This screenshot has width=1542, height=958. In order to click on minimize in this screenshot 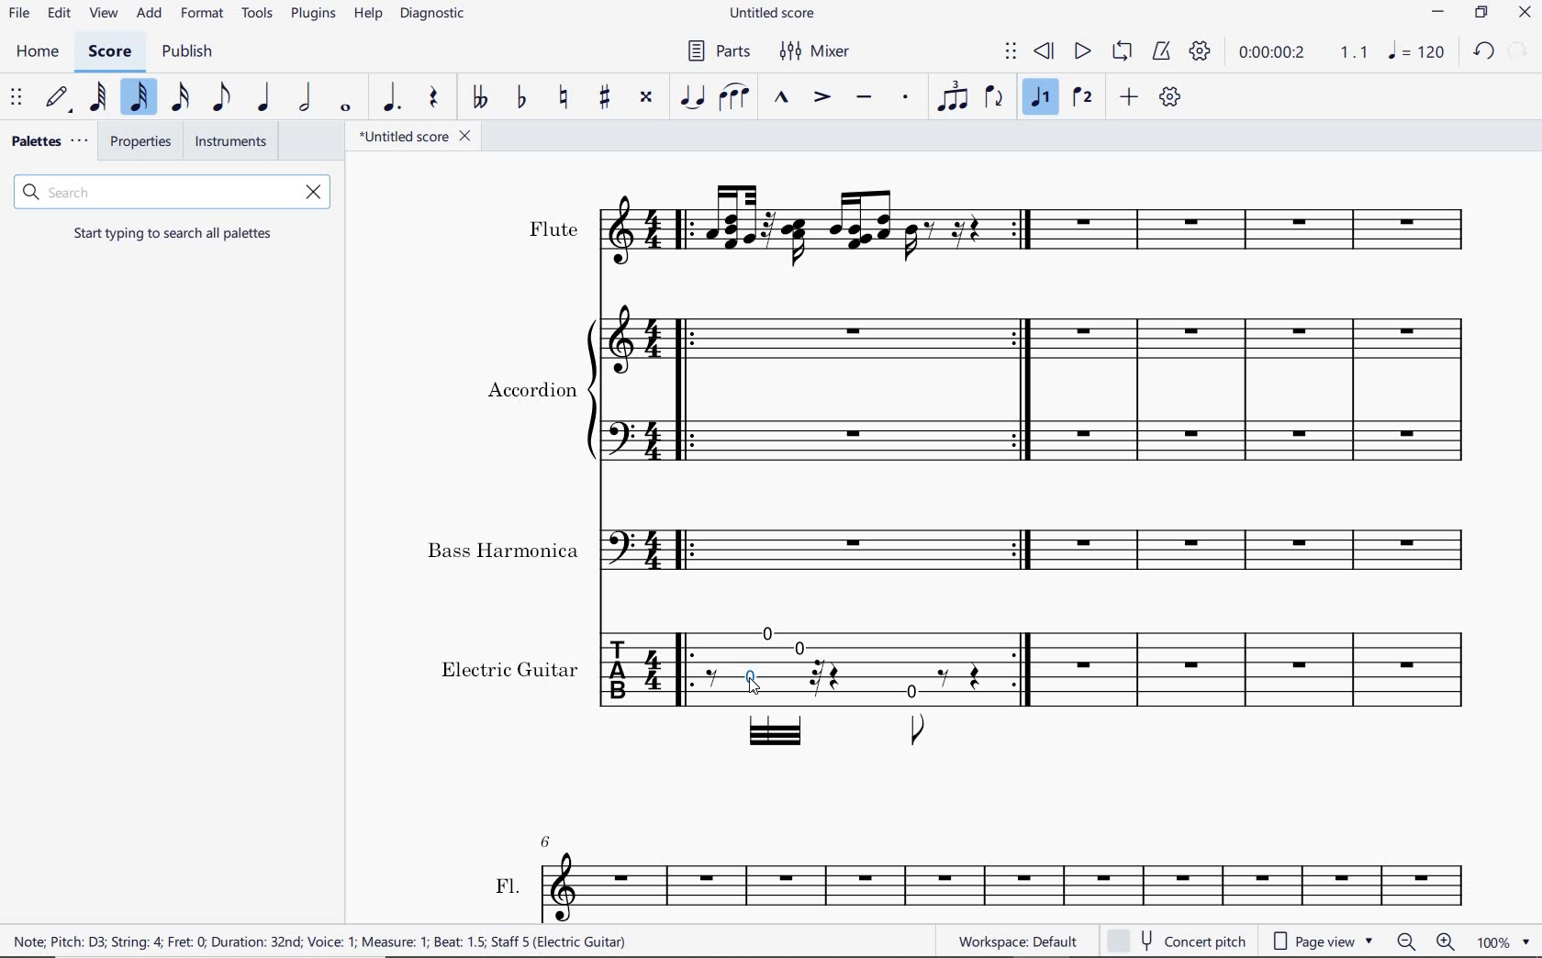, I will do `click(1438, 13)`.